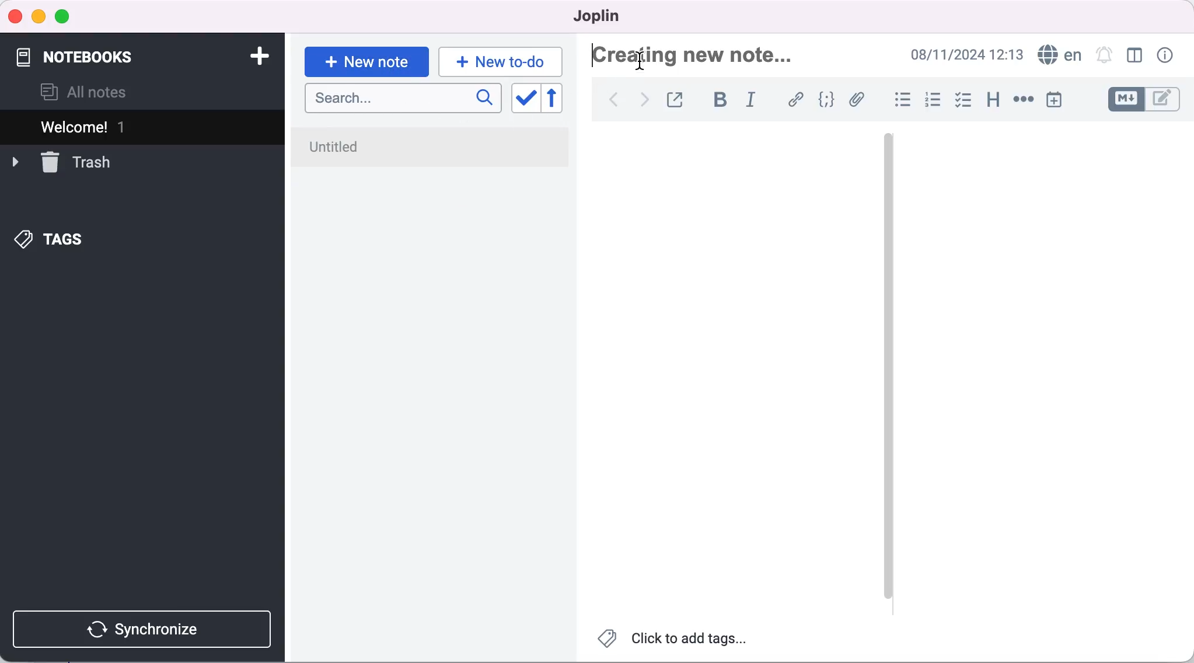 The height and width of the screenshot is (663, 1194). I want to click on heading, so click(994, 100).